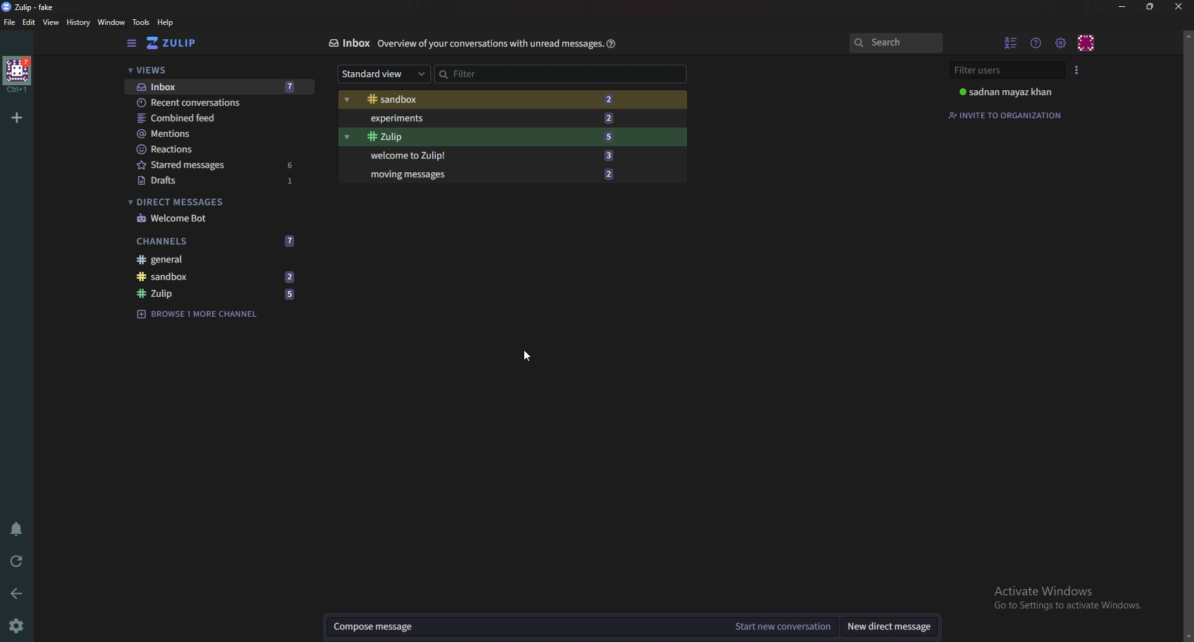  What do you see at coordinates (496, 73) in the screenshot?
I see `Filter` at bounding box center [496, 73].